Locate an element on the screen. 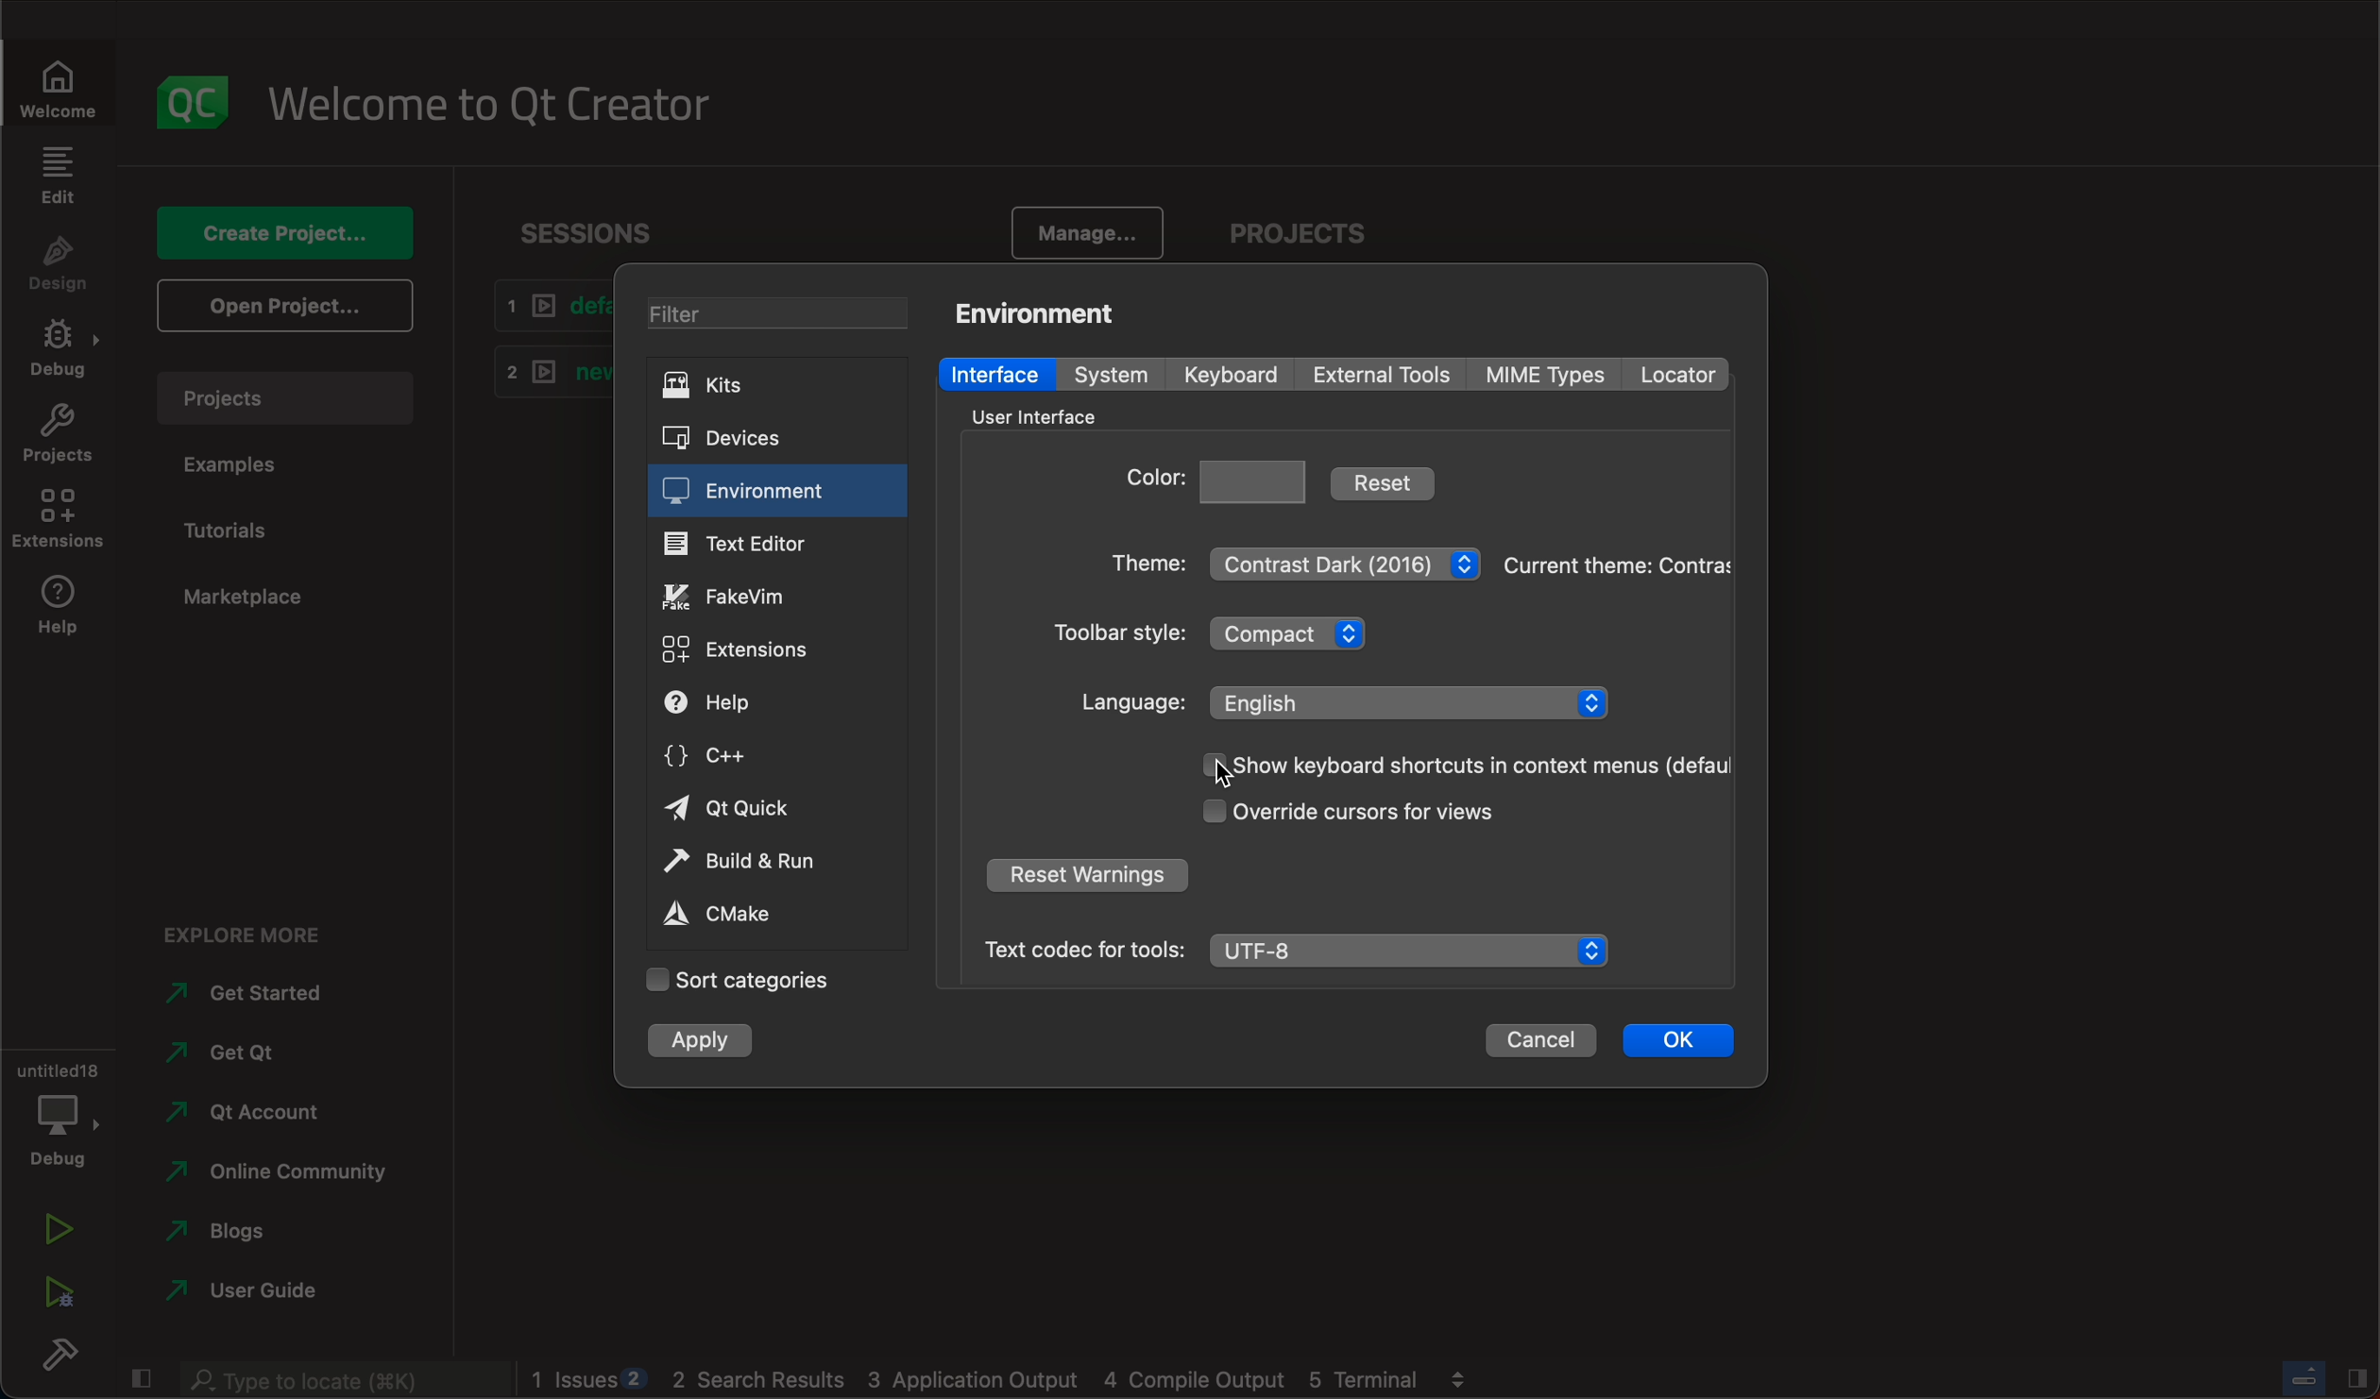  build is located at coordinates (54, 1354).